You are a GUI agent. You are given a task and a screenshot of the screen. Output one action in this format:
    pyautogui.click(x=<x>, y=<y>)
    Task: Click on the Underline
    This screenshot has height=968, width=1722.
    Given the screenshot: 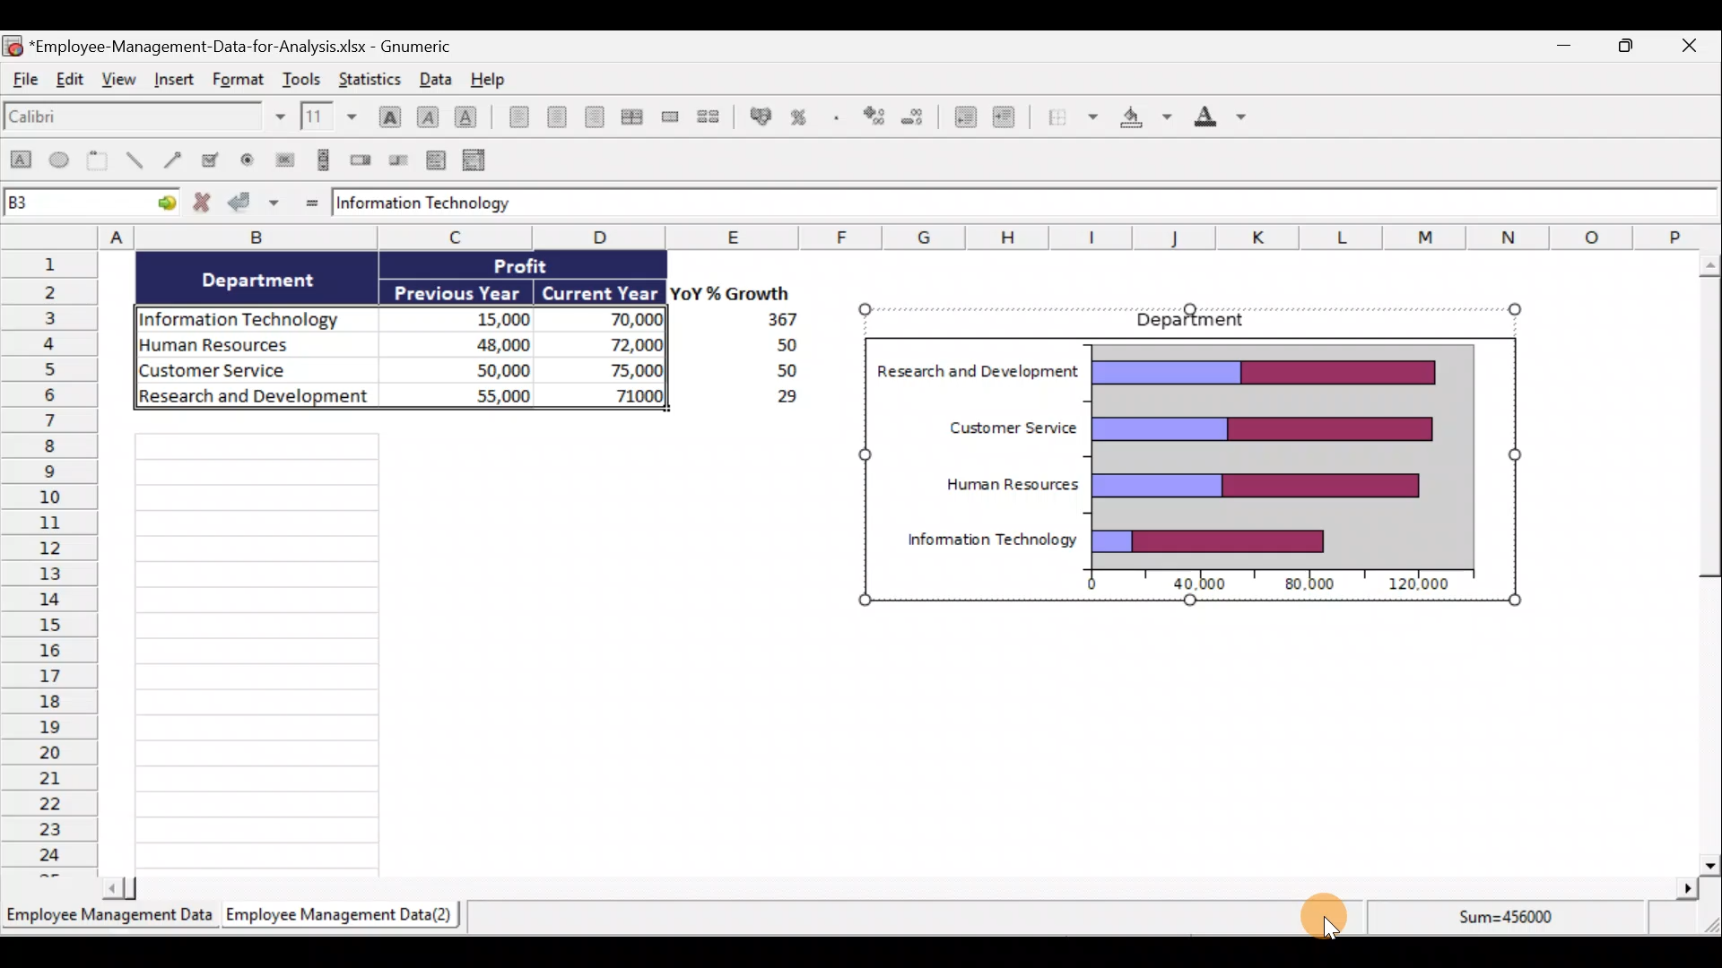 What is the action you would take?
    pyautogui.click(x=466, y=114)
    